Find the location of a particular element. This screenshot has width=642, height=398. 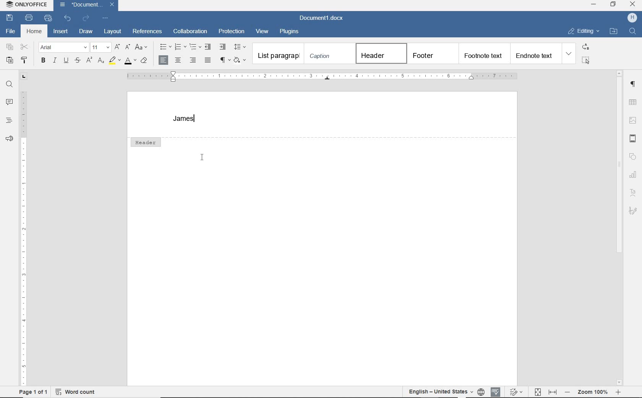

increase indent is located at coordinates (223, 47).